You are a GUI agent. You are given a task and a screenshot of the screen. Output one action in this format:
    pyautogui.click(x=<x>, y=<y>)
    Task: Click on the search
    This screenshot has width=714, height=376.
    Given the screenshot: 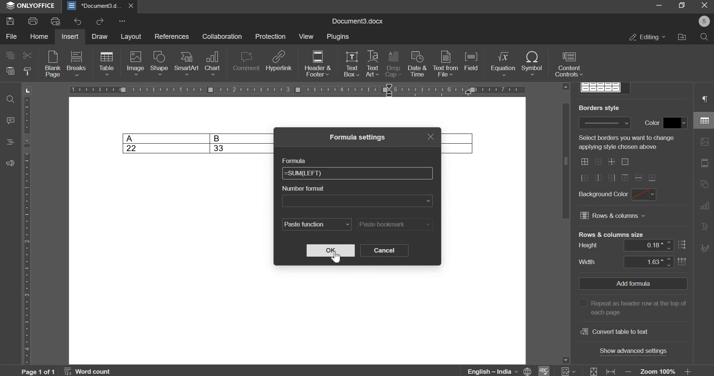 What is the action you would take?
    pyautogui.click(x=705, y=38)
    